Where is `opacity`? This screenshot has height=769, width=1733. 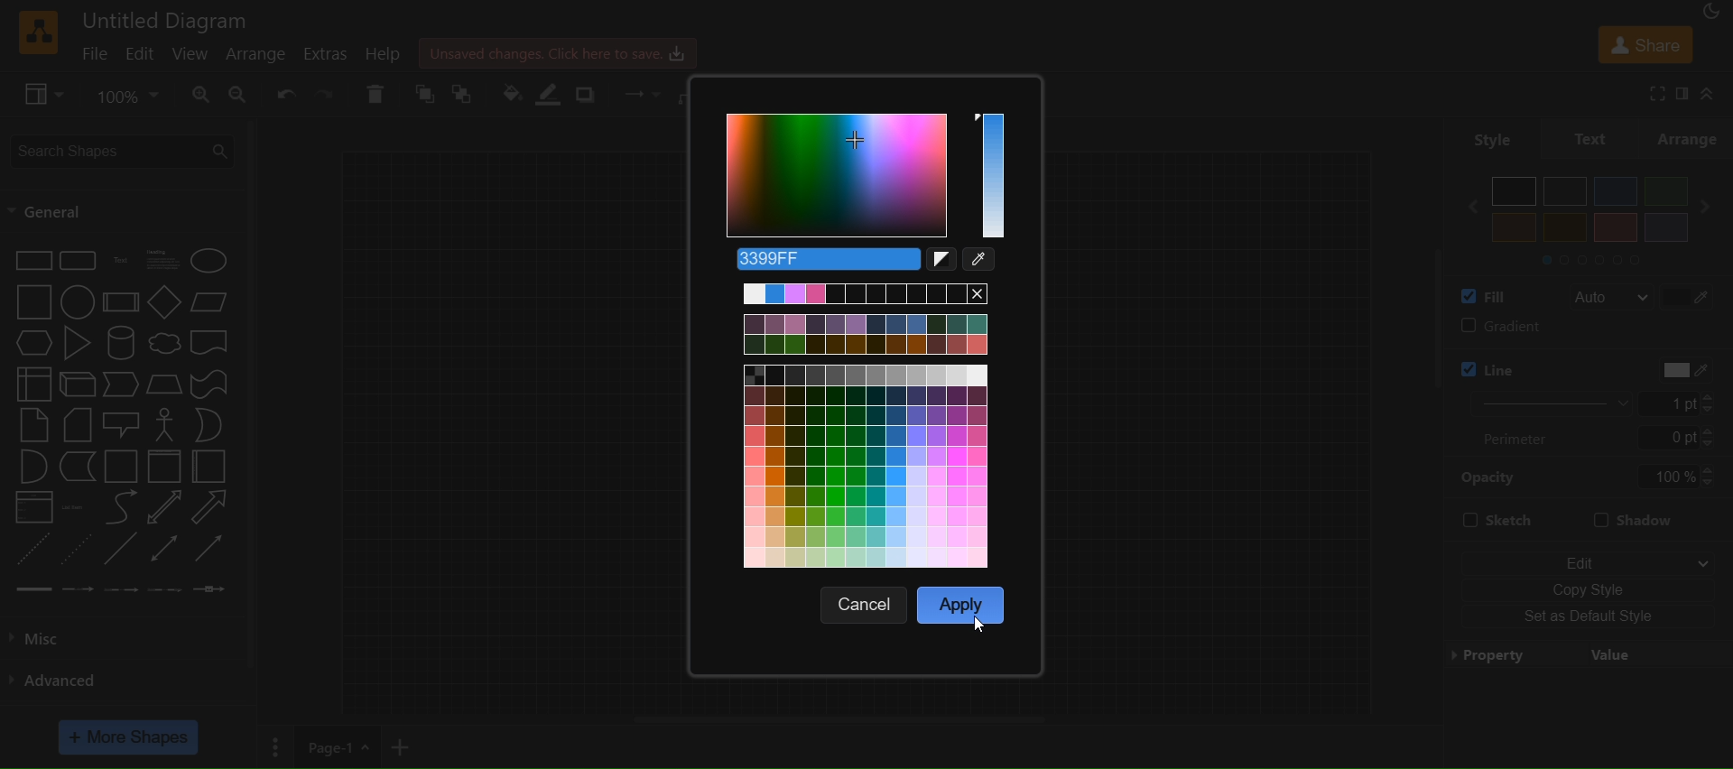
opacity is located at coordinates (1490, 477).